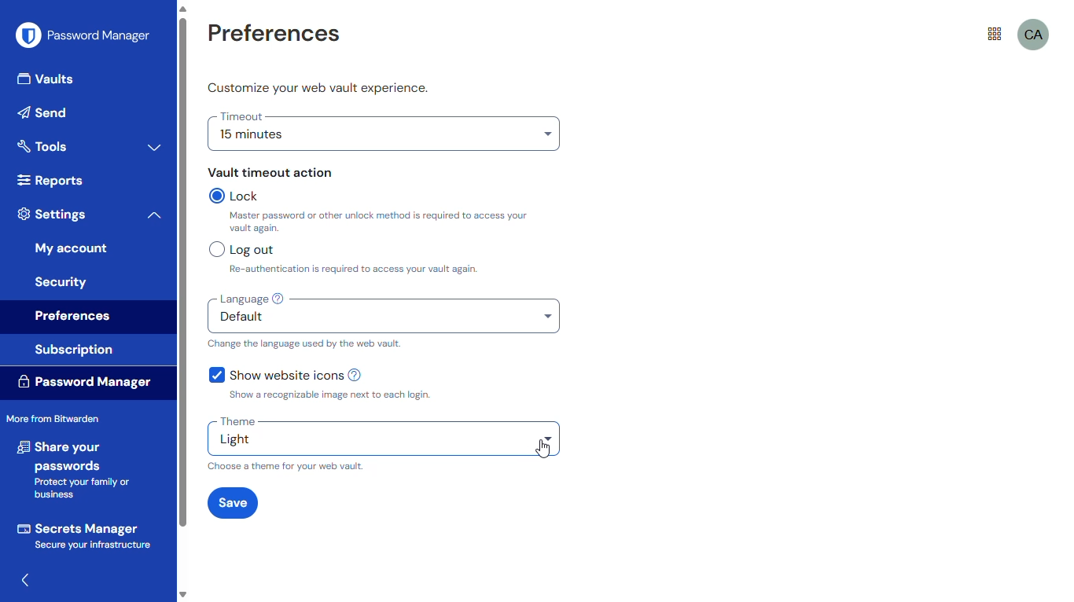 The width and height of the screenshot is (1074, 602). I want to click on vaults, so click(48, 81).